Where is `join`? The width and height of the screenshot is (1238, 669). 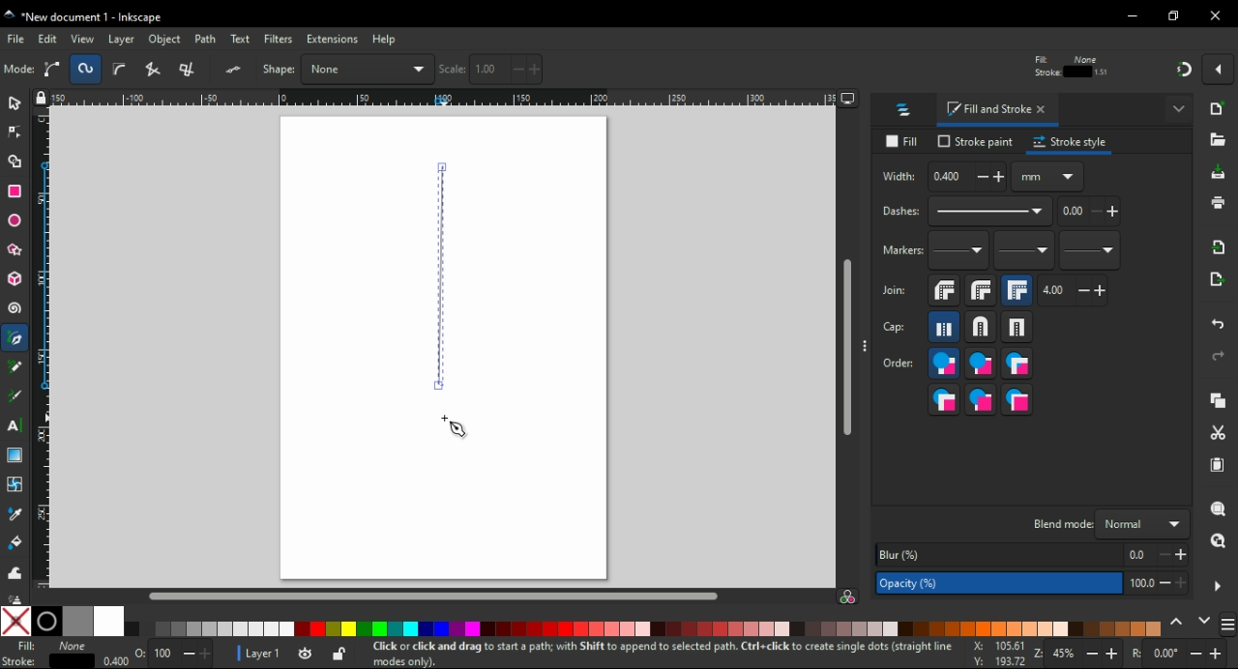
join is located at coordinates (894, 290).